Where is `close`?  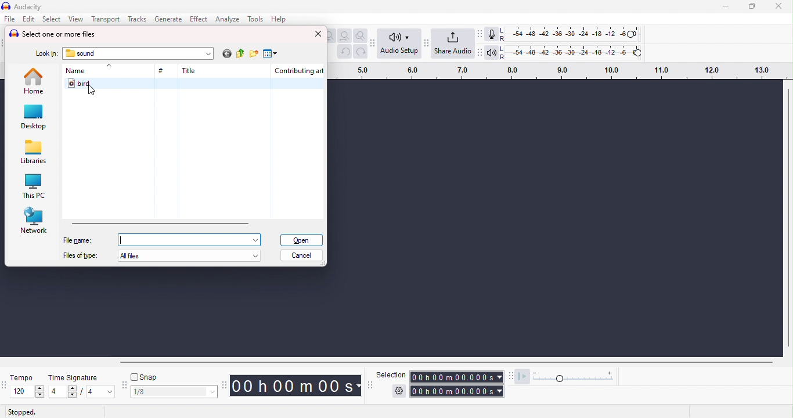
close is located at coordinates (778, 6).